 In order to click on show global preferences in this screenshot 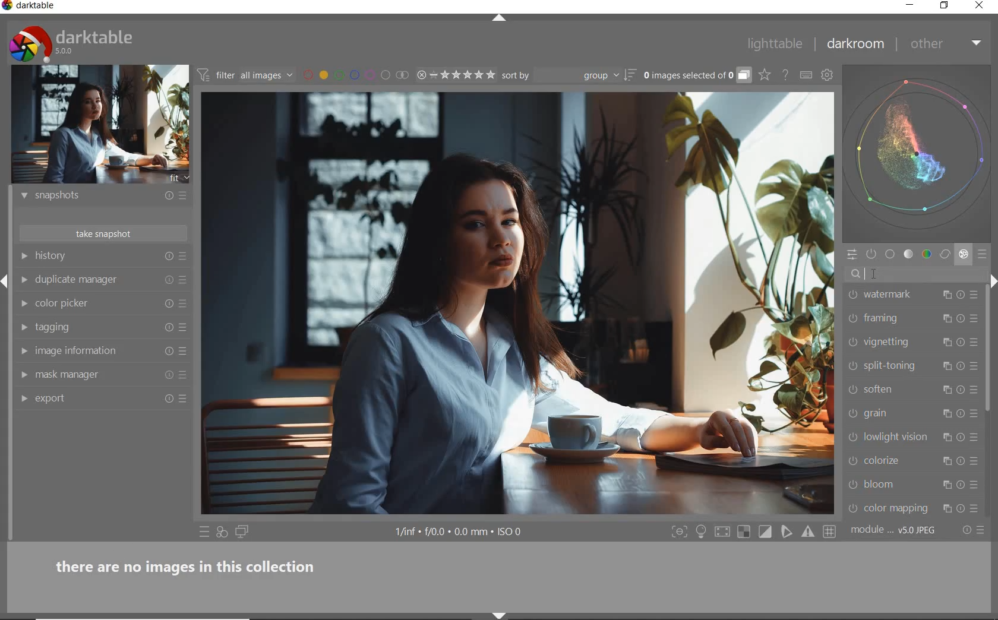, I will do `click(828, 77)`.